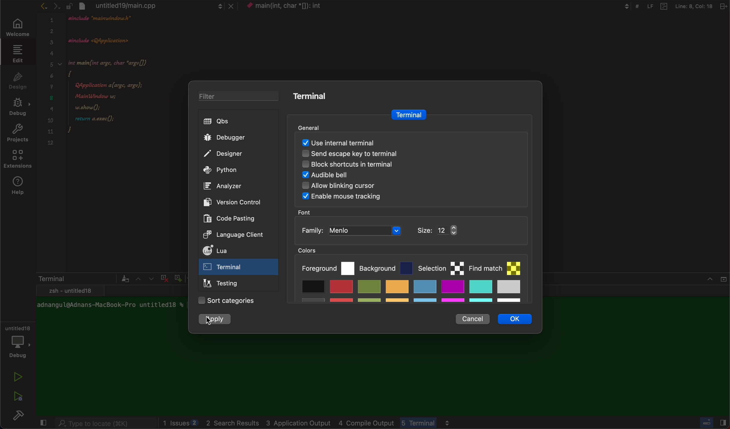 Image resolution: width=730 pixels, height=429 pixels. What do you see at coordinates (226, 186) in the screenshot?
I see `analyzer` at bounding box center [226, 186].